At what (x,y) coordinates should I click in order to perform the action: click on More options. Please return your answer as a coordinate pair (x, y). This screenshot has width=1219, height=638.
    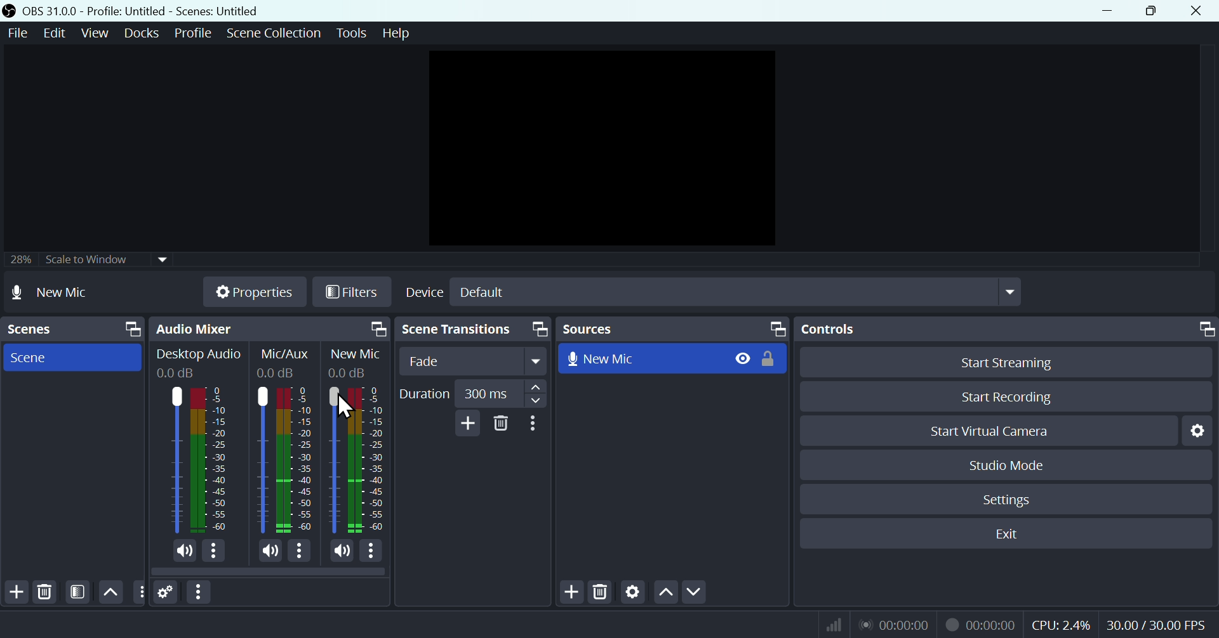
    Looking at the image, I should click on (200, 592).